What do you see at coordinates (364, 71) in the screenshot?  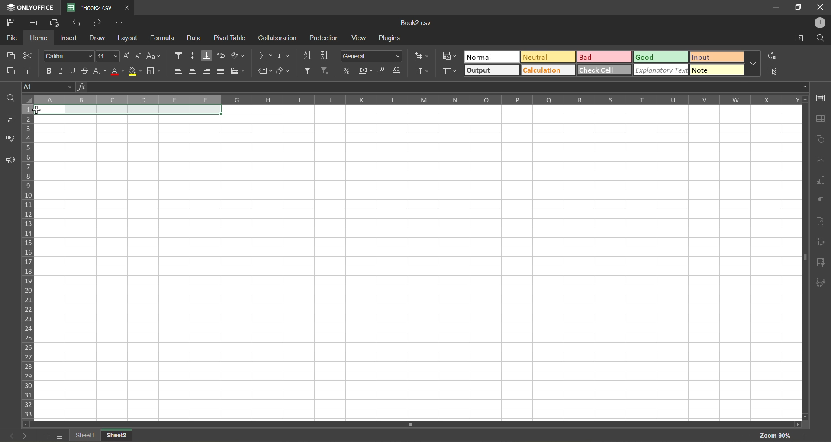 I see `accounting` at bounding box center [364, 71].